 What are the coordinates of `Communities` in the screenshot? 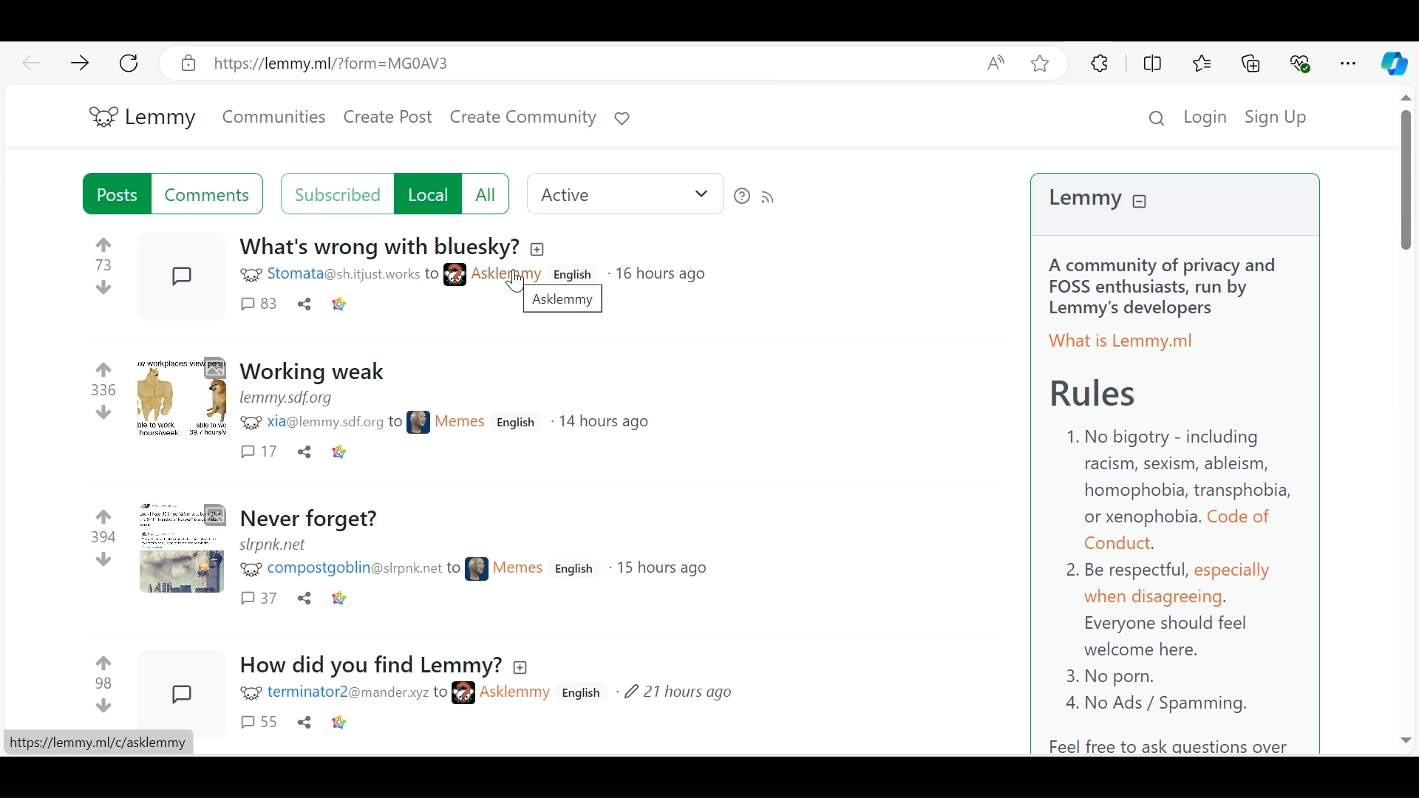 It's located at (273, 117).